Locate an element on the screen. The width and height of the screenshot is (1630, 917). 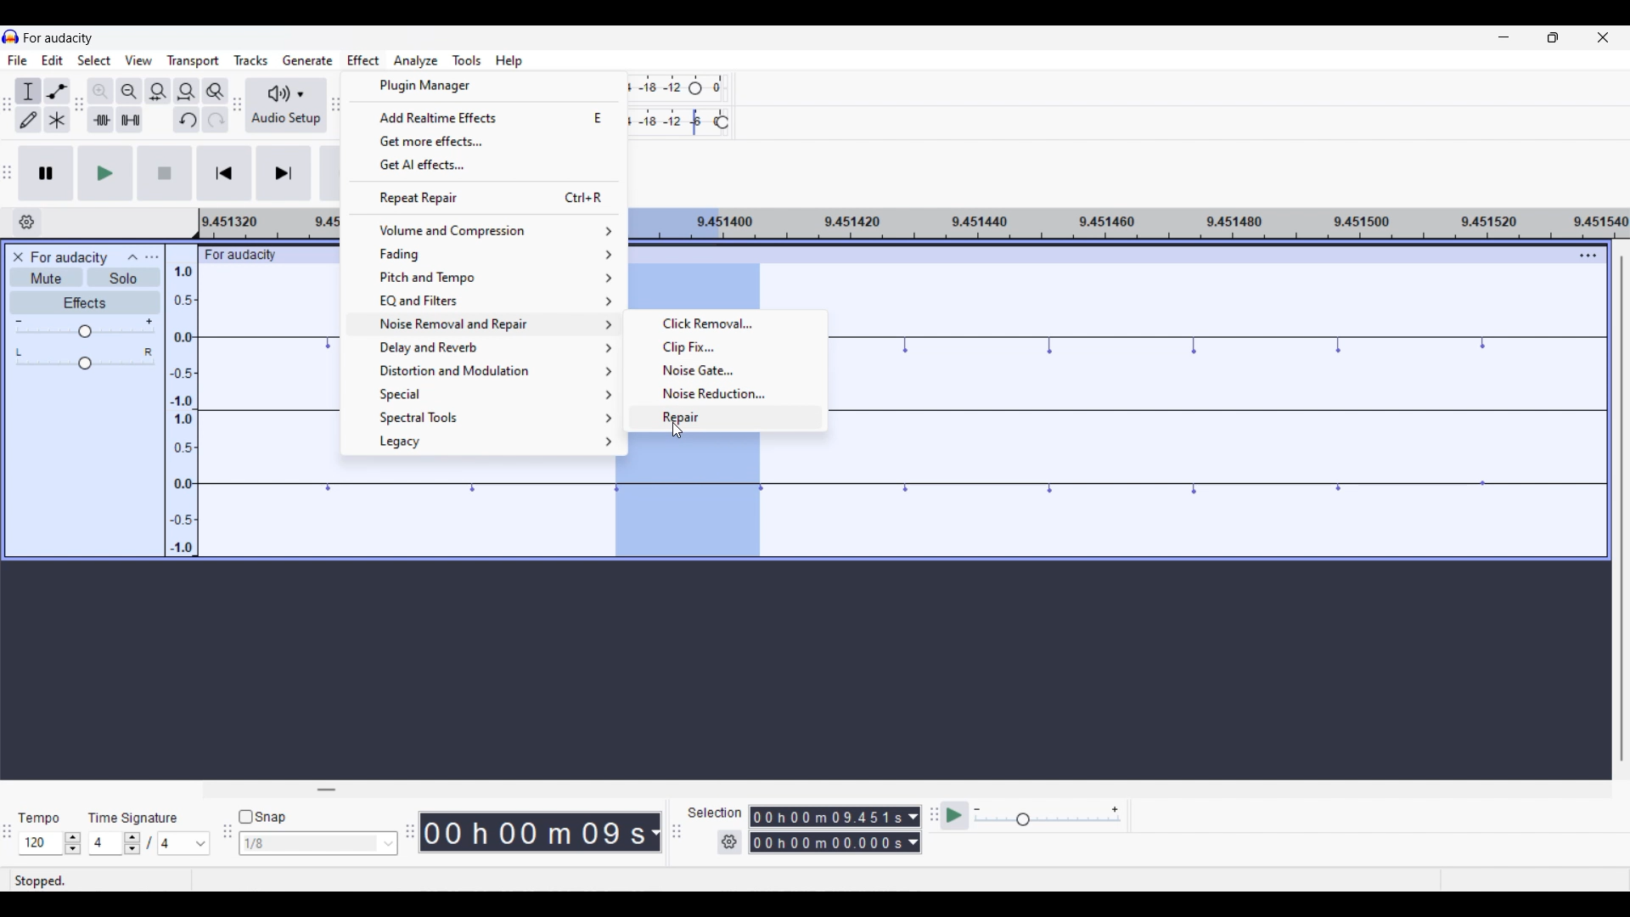
Spectral tool options is located at coordinates (485, 419).